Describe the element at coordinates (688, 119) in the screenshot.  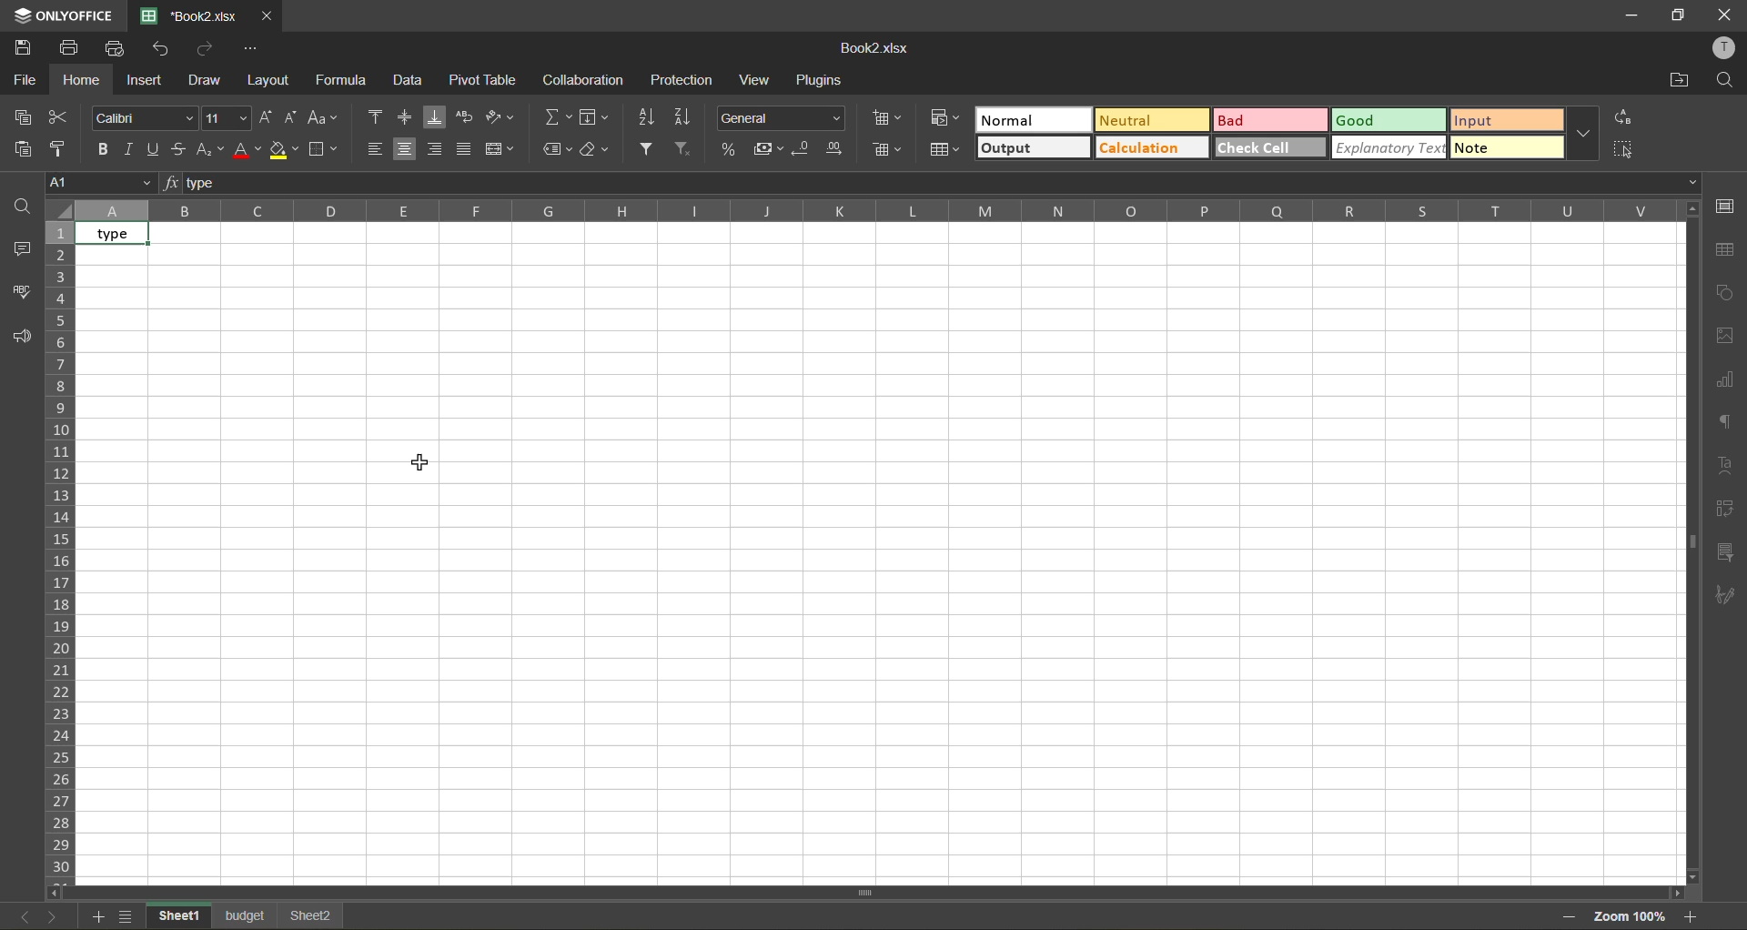
I see `sort descending` at that location.